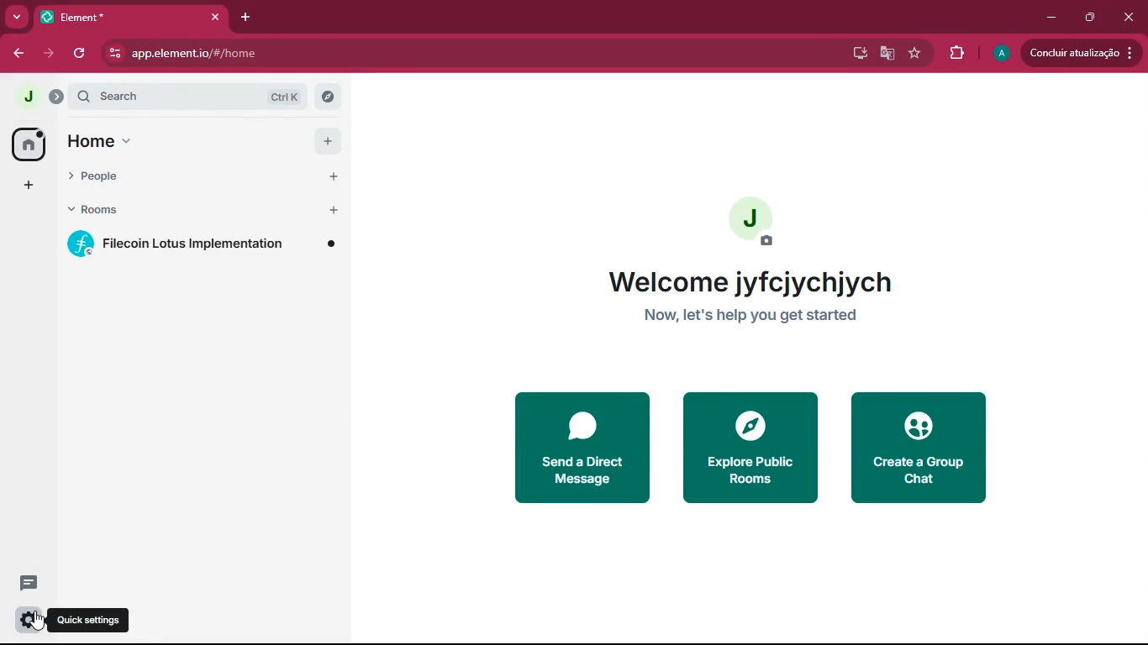 This screenshot has height=645, width=1148. Describe the element at coordinates (332, 211) in the screenshot. I see `Add` at that location.